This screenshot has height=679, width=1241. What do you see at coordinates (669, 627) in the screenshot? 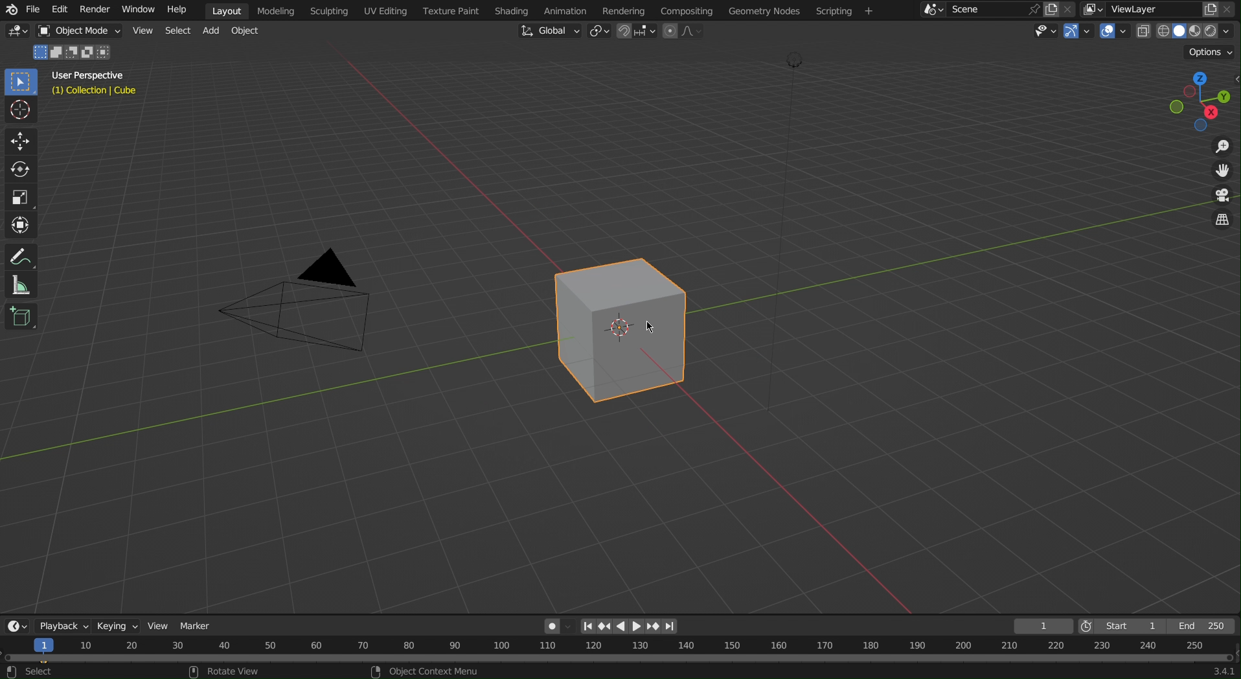
I see `Last page` at bounding box center [669, 627].